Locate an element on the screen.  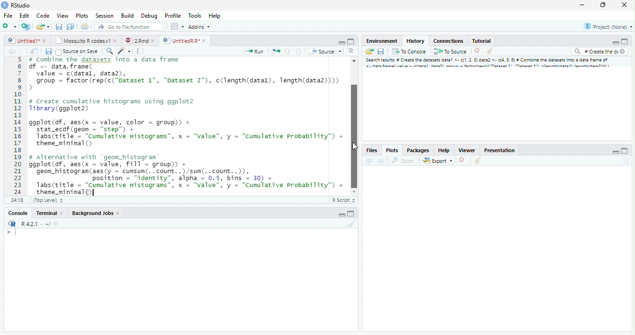
Pages is located at coordinates (276, 52).